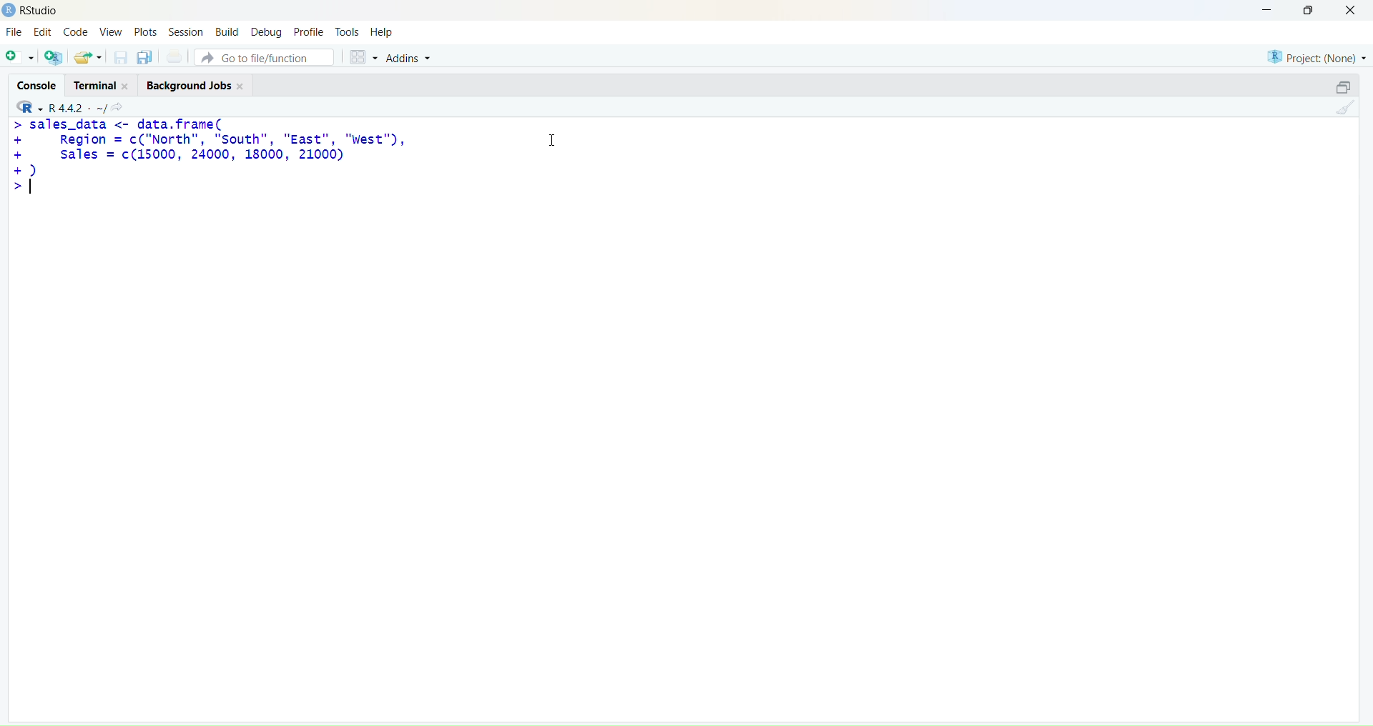 The width and height of the screenshot is (1373, 726). What do you see at coordinates (113, 33) in the screenshot?
I see `View` at bounding box center [113, 33].